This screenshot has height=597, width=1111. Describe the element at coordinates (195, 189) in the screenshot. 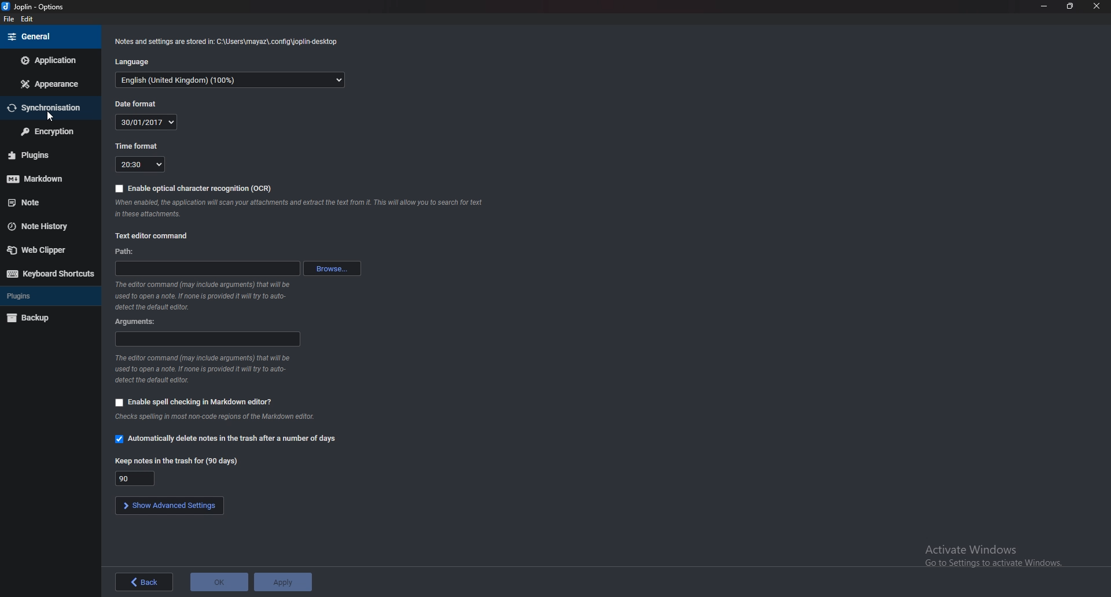

I see `enable ocr` at that location.